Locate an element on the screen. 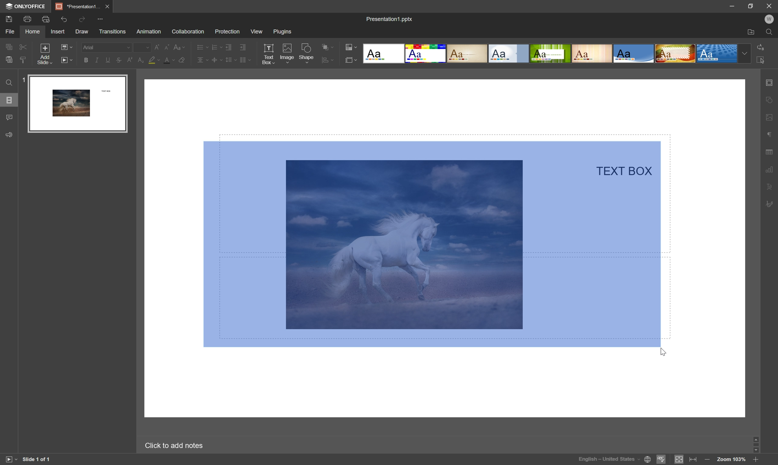 This screenshot has height=465, width=778. table settings is located at coordinates (770, 152).